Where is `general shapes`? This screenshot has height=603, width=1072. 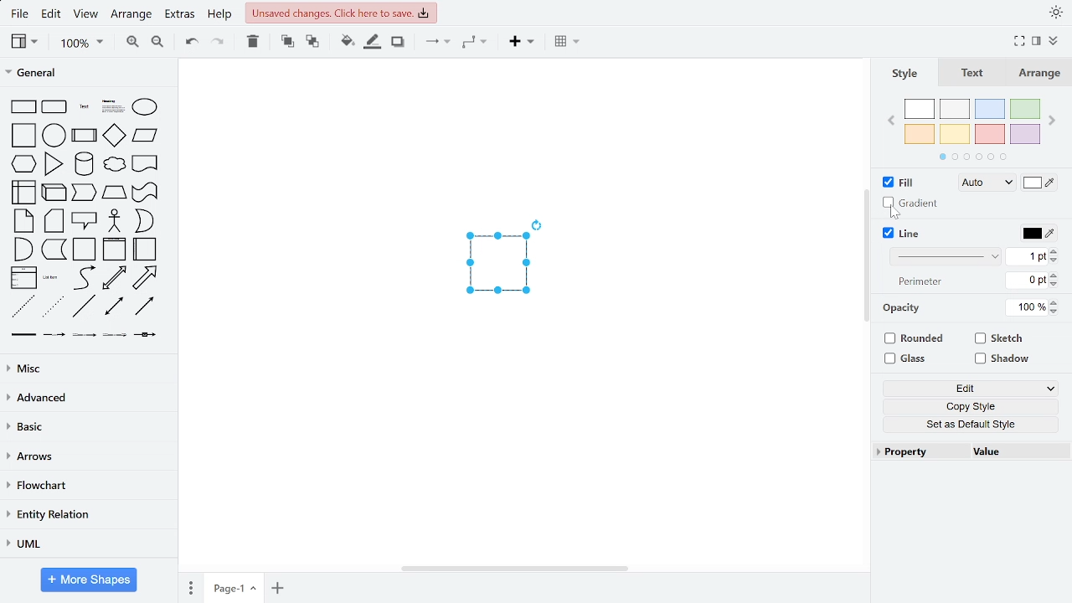 general shapes is located at coordinates (23, 133).